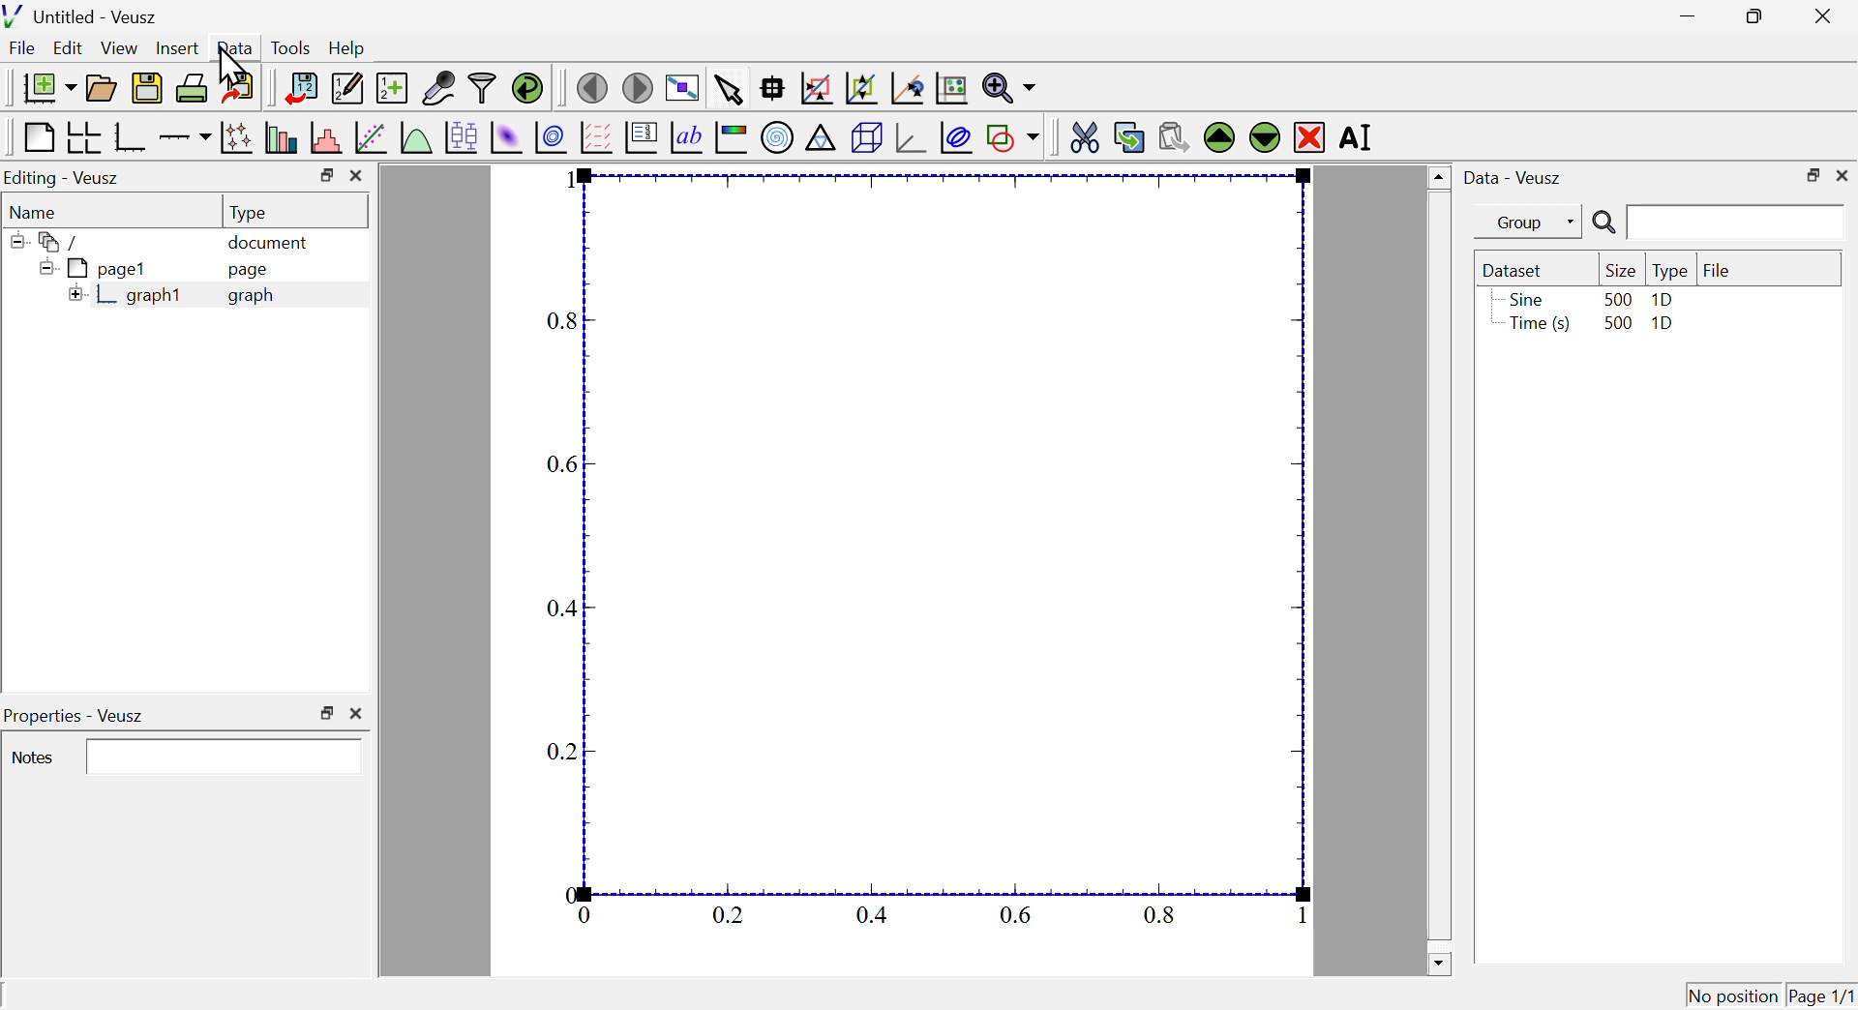  What do you see at coordinates (1162, 914) in the screenshot?
I see `0.8` at bounding box center [1162, 914].